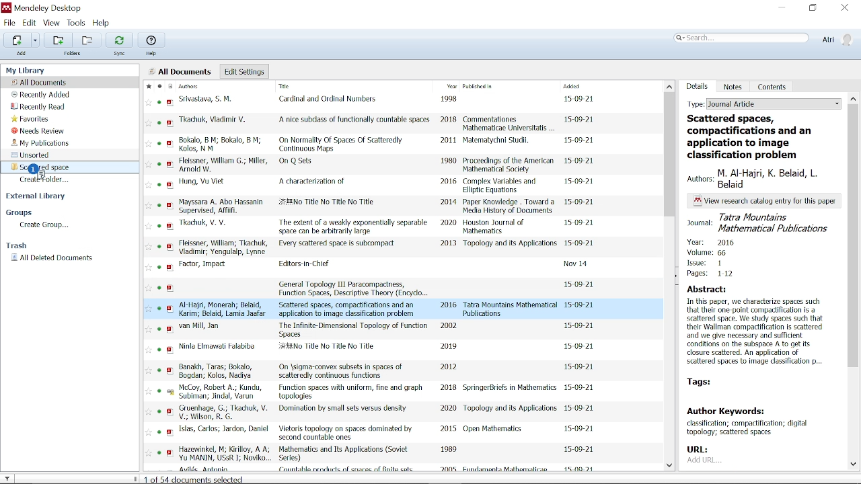 Image resolution: width=861 pixels, height=484 pixels. What do you see at coordinates (41, 8) in the screenshot?
I see `Mendeley desktop` at bounding box center [41, 8].